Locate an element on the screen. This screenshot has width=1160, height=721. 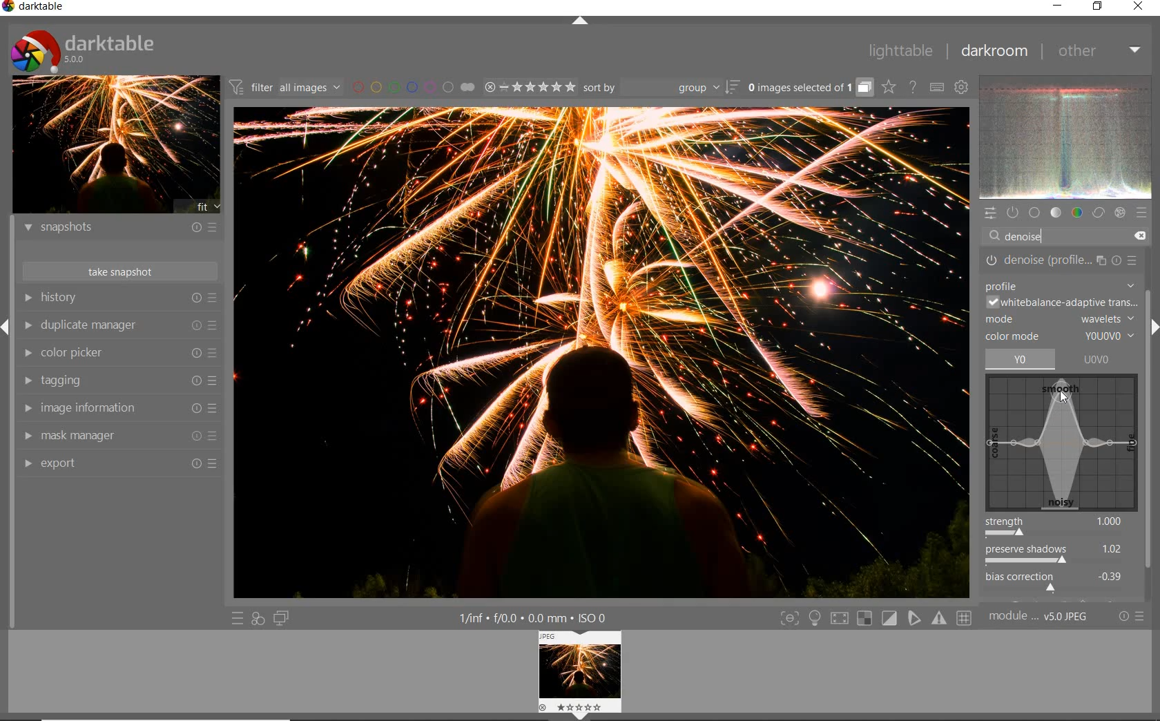
enable online help is located at coordinates (915, 88).